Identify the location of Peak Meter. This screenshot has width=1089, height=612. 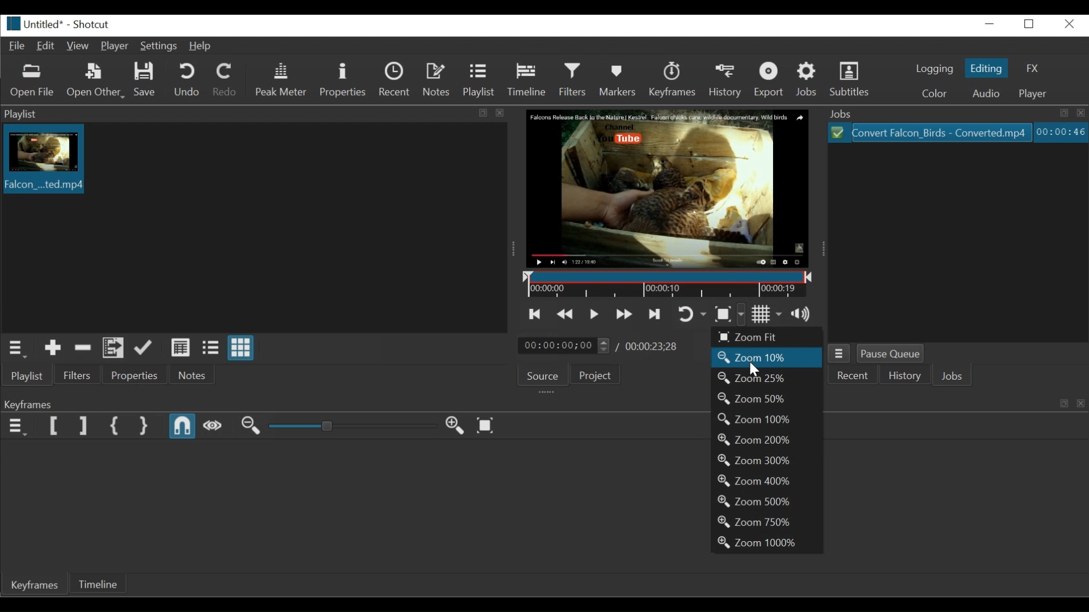
(281, 80).